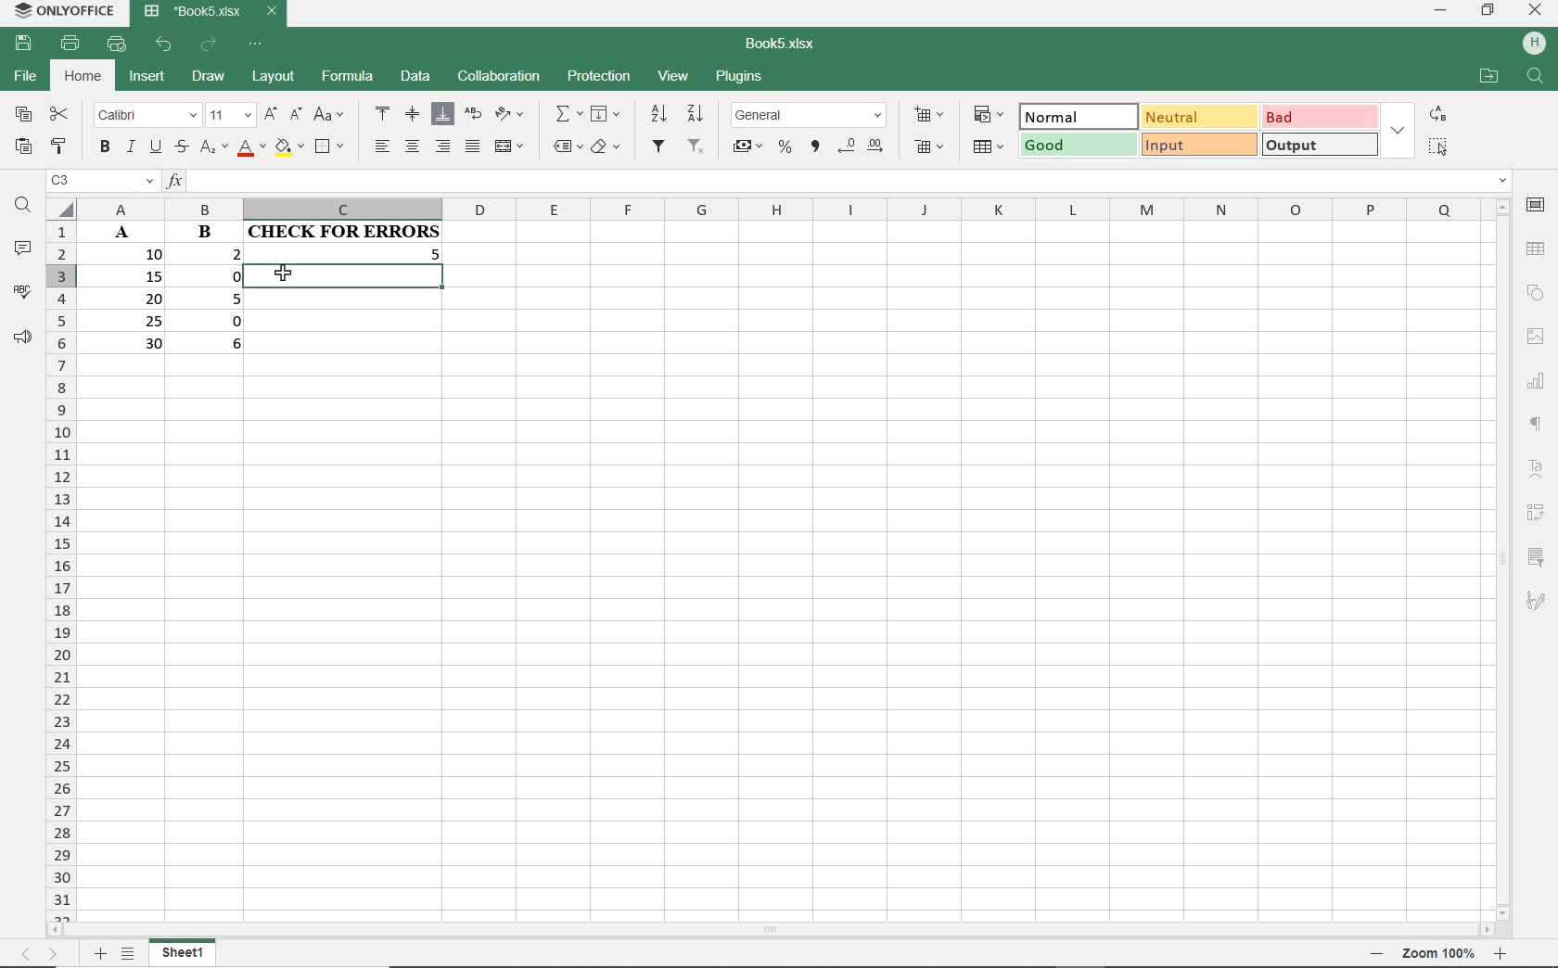  I want to click on COPY, so click(22, 115).